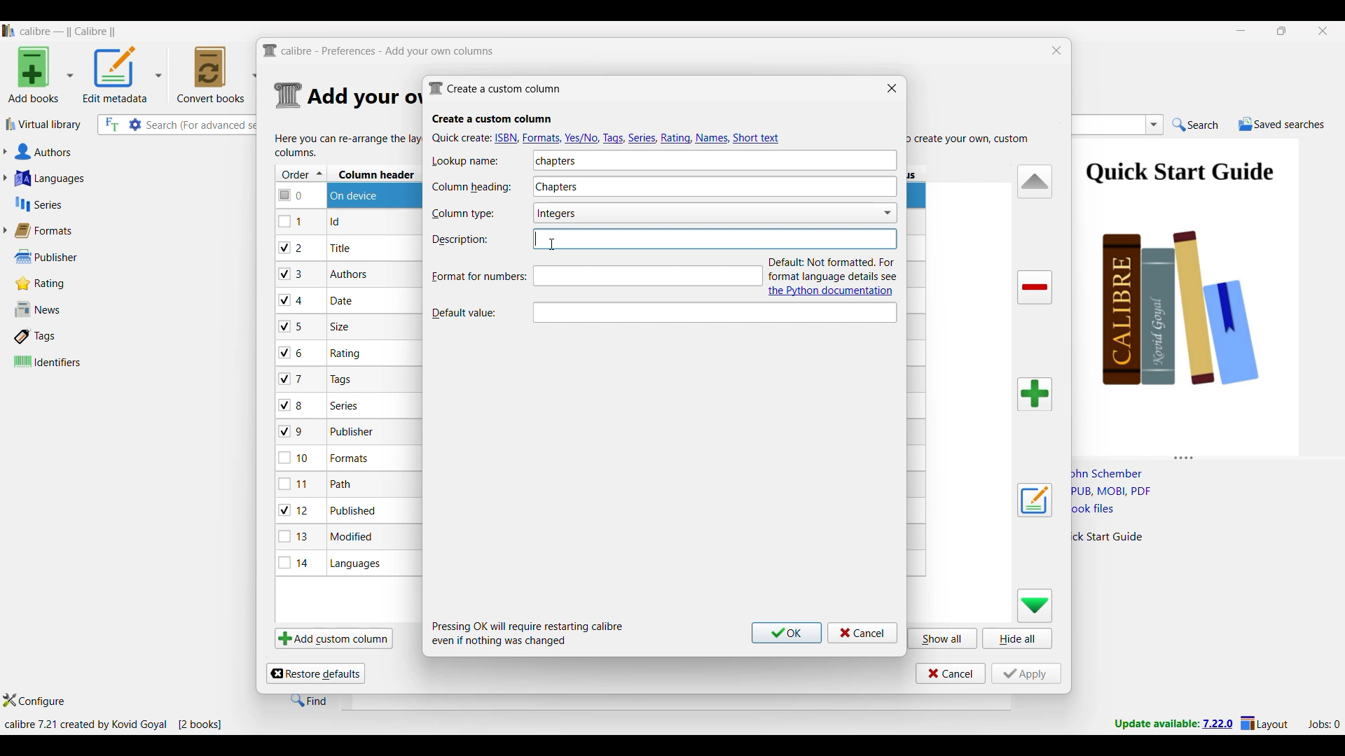 This screenshot has height=756, width=1345. What do you see at coordinates (713, 310) in the screenshot?
I see `Description of current selection by cursor` at bounding box center [713, 310].